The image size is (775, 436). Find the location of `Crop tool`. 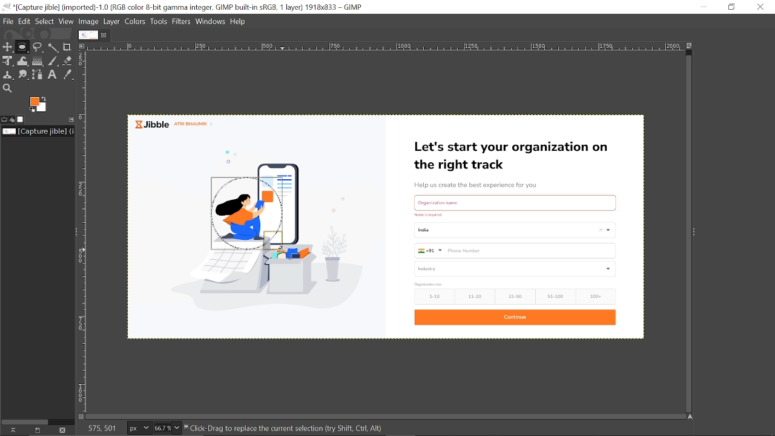

Crop tool is located at coordinates (68, 47).